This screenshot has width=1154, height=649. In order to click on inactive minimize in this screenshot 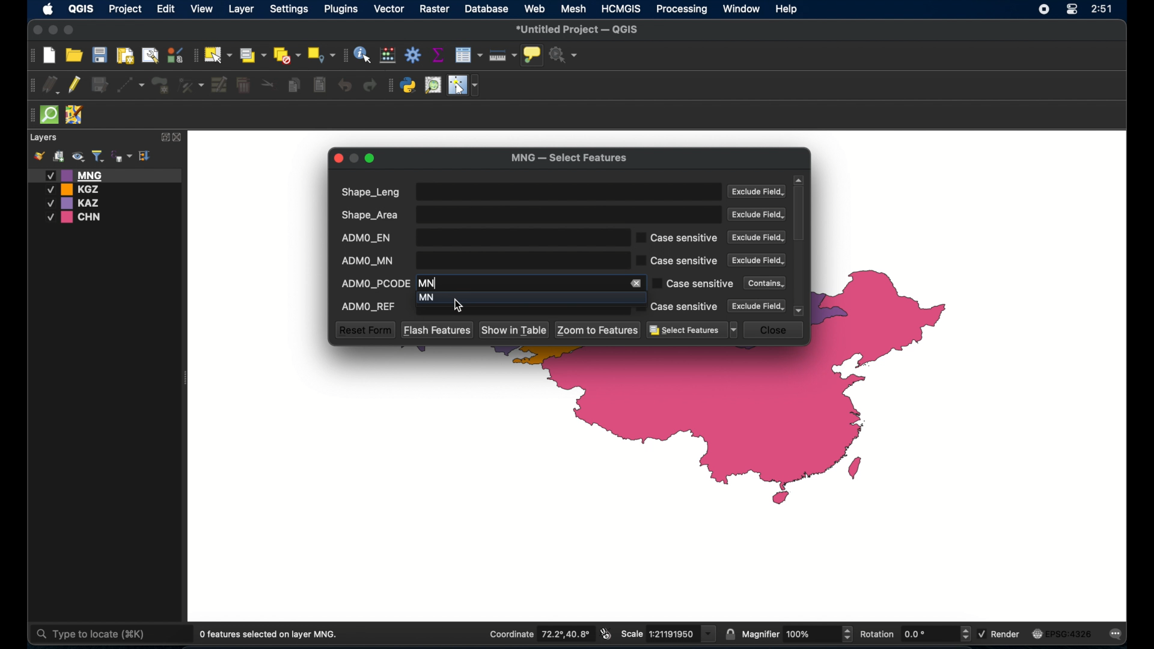, I will do `click(354, 158)`.